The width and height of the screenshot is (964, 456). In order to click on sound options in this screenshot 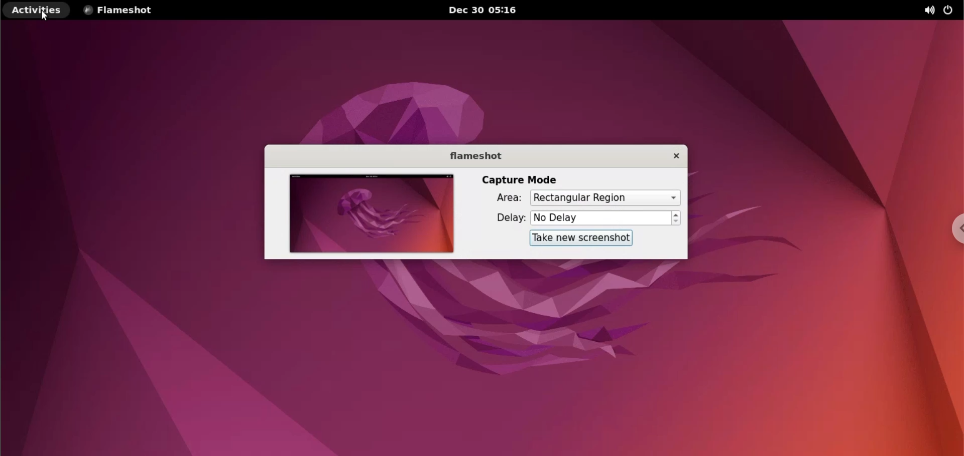, I will do `click(927, 12)`.